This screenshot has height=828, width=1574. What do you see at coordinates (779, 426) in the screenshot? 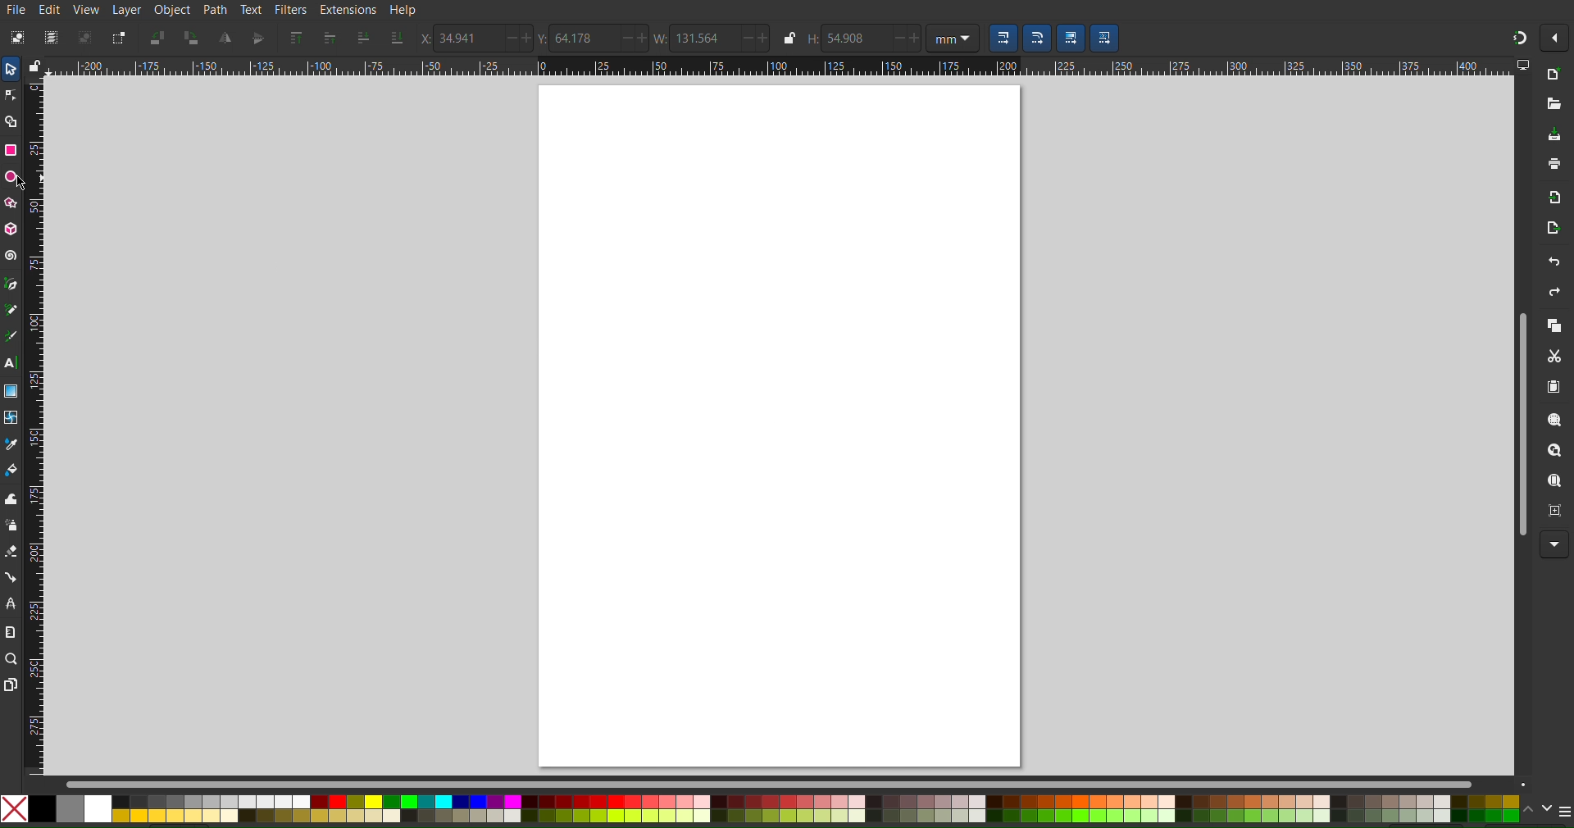
I see `canvas` at bounding box center [779, 426].